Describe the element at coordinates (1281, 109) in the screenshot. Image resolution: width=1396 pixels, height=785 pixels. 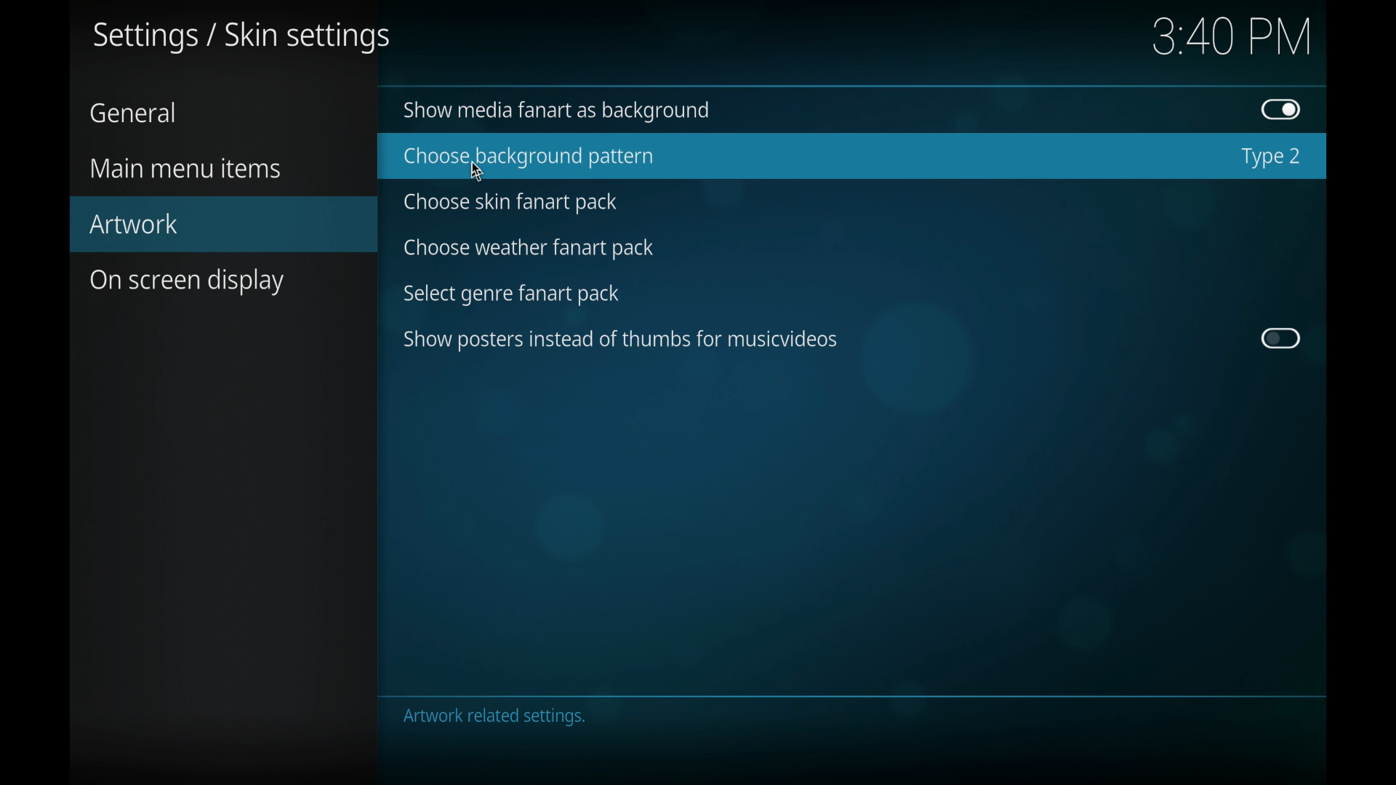
I see `toggle button` at that location.